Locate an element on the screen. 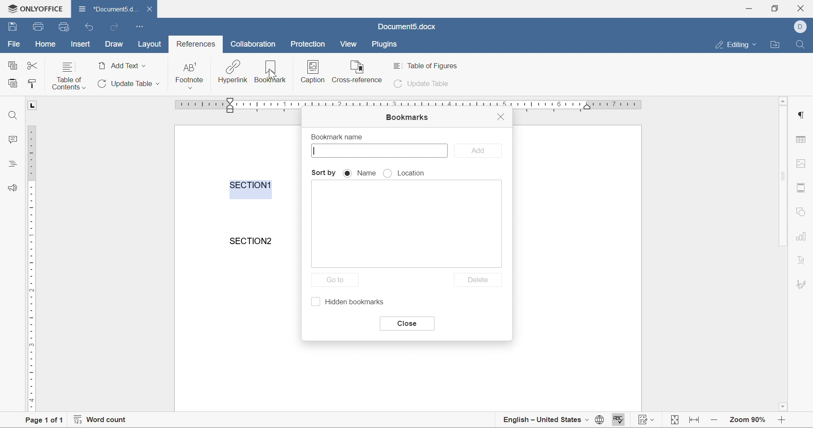 The image size is (813, 428). english - united states is located at coordinates (546, 421).